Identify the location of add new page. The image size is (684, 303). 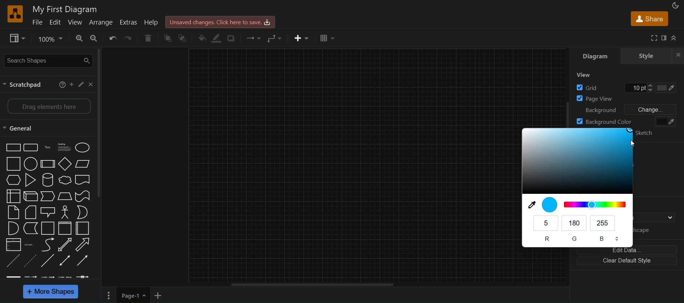
(160, 296).